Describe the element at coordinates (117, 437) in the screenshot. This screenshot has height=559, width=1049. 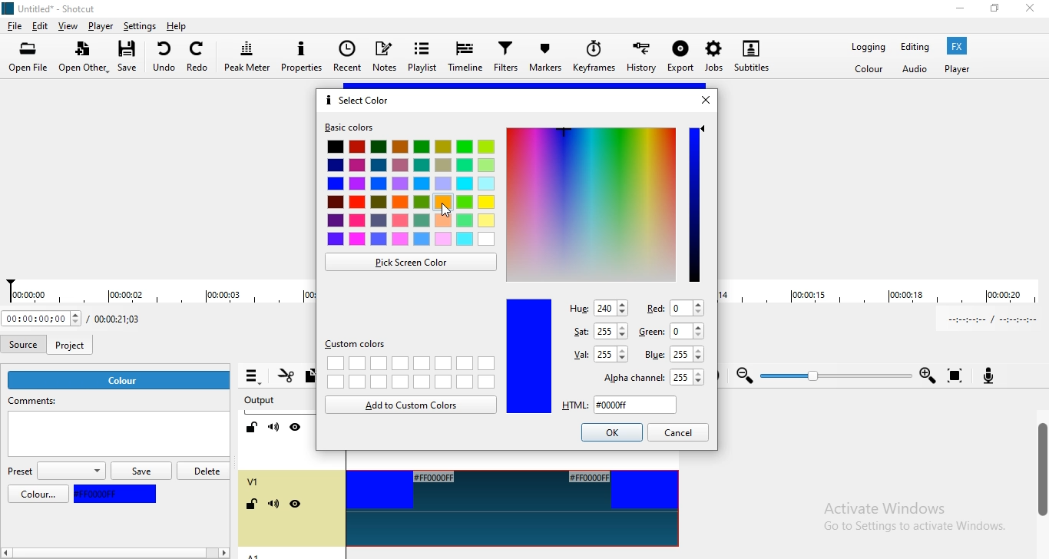
I see `empty box` at that location.